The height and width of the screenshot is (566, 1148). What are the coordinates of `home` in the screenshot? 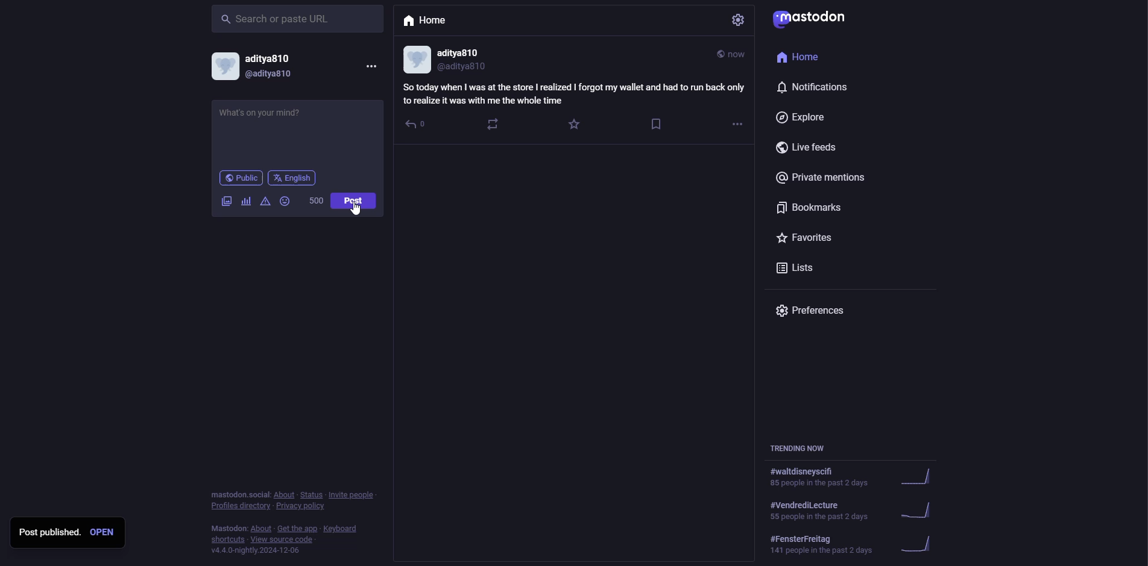 It's located at (427, 23).